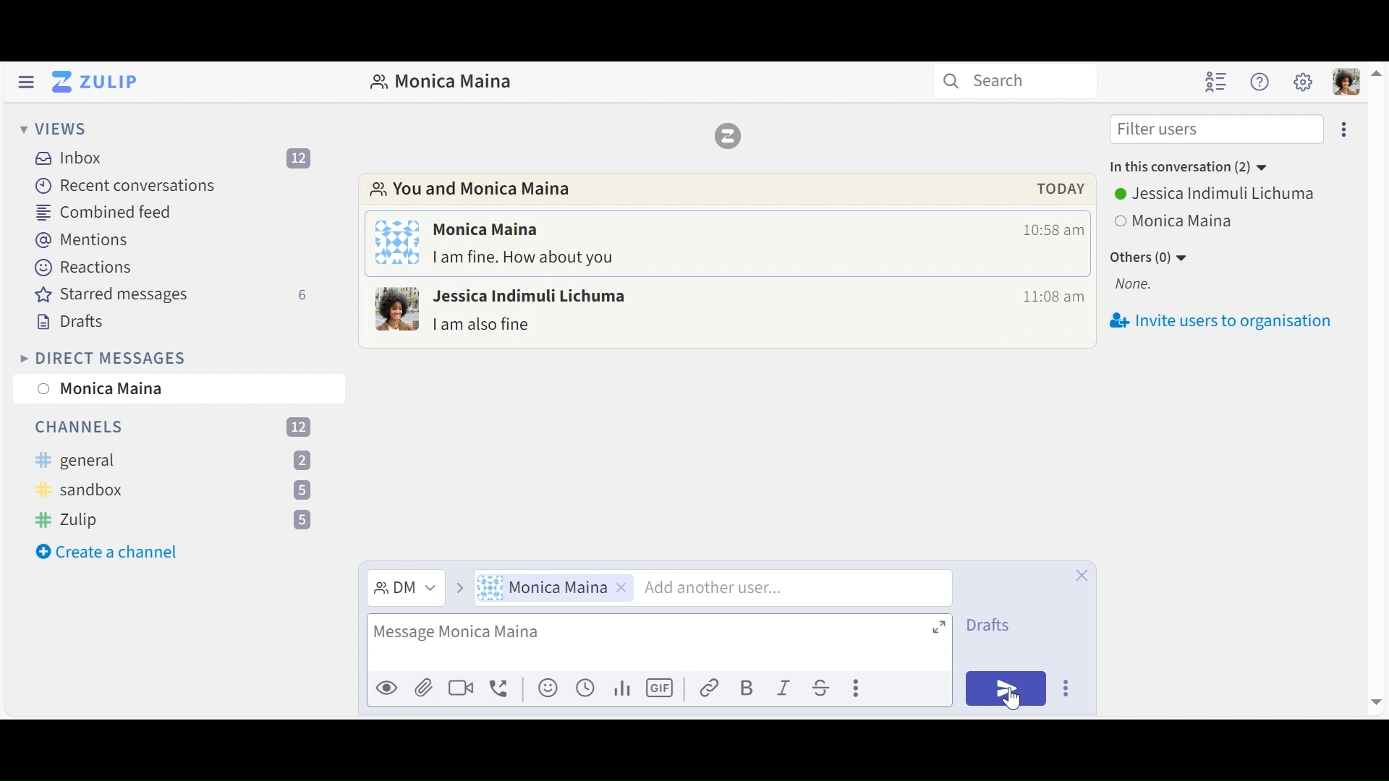  What do you see at coordinates (503, 690) in the screenshot?
I see `Add voice call` at bounding box center [503, 690].